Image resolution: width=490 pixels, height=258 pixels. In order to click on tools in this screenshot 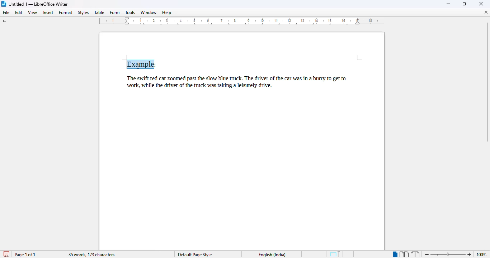, I will do `click(130, 12)`.